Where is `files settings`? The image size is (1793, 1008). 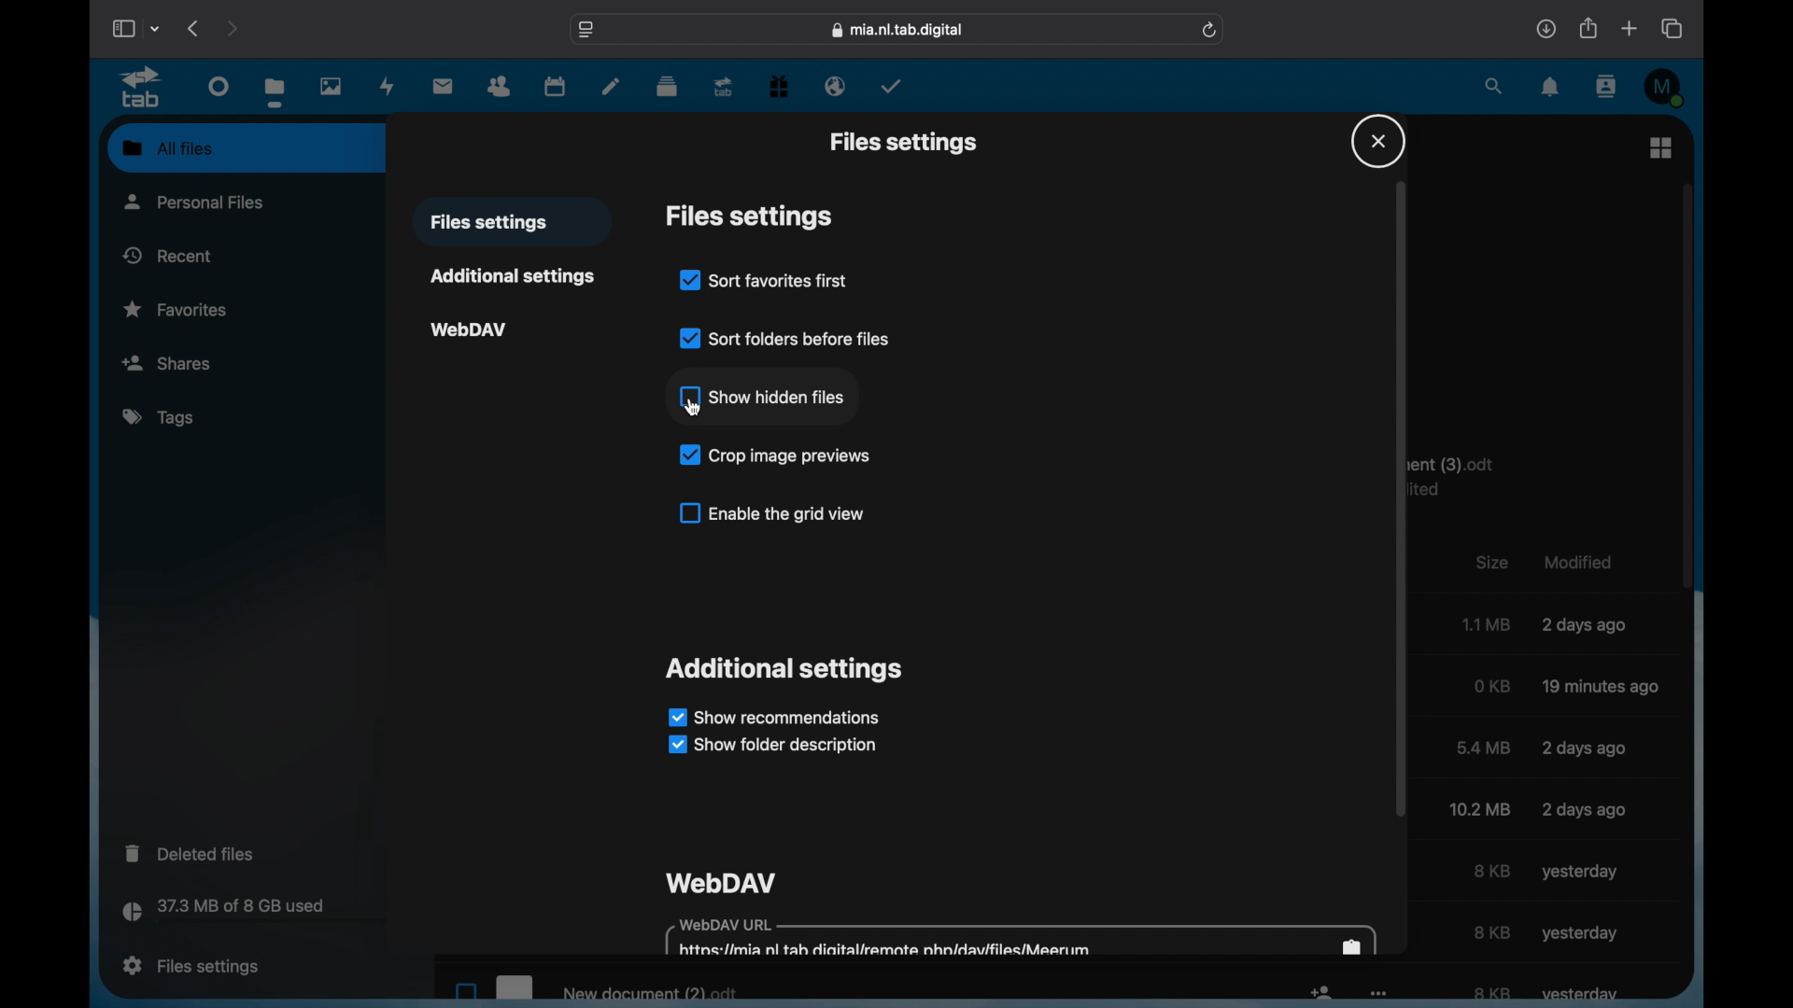
files settings is located at coordinates (747, 217).